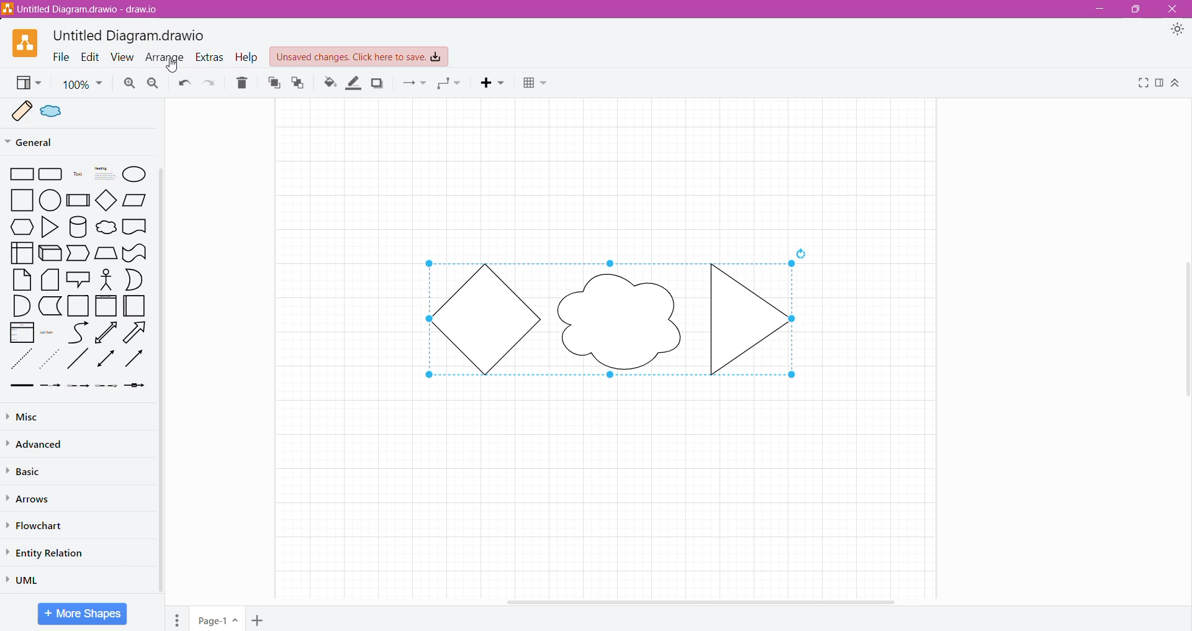  Describe the element at coordinates (29, 578) in the screenshot. I see `UML` at that location.